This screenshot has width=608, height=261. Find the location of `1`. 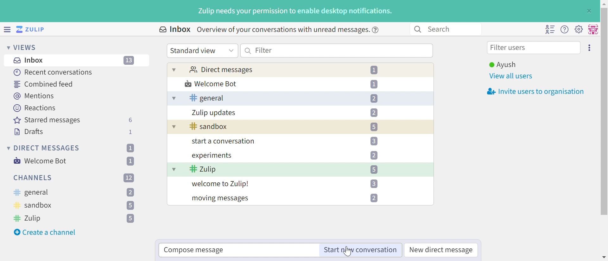

1 is located at coordinates (375, 70).